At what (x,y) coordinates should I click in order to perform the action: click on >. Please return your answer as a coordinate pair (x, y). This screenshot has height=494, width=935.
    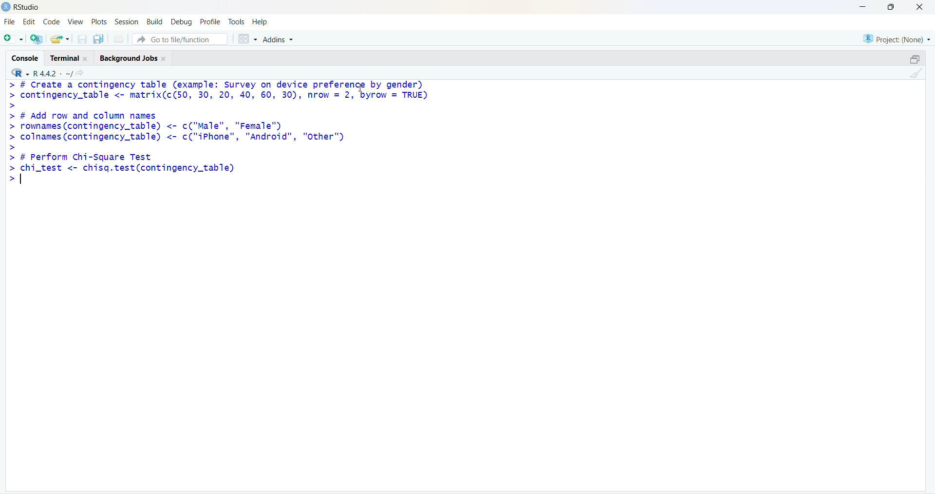
    Looking at the image, I should click on (14, 147).